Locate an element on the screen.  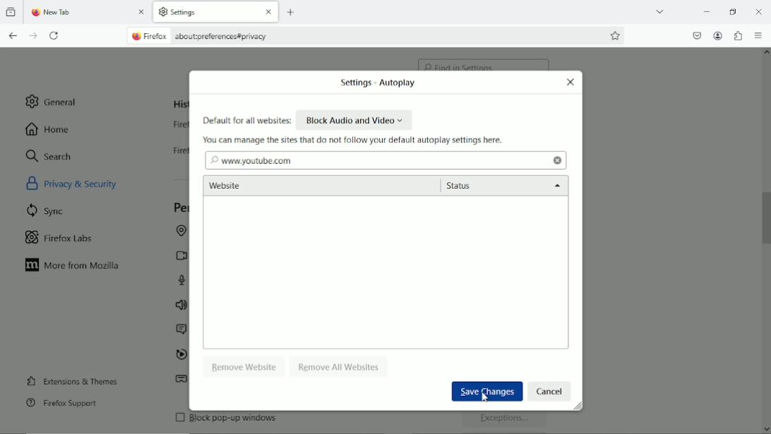
location is located at coordinates (179, 232).